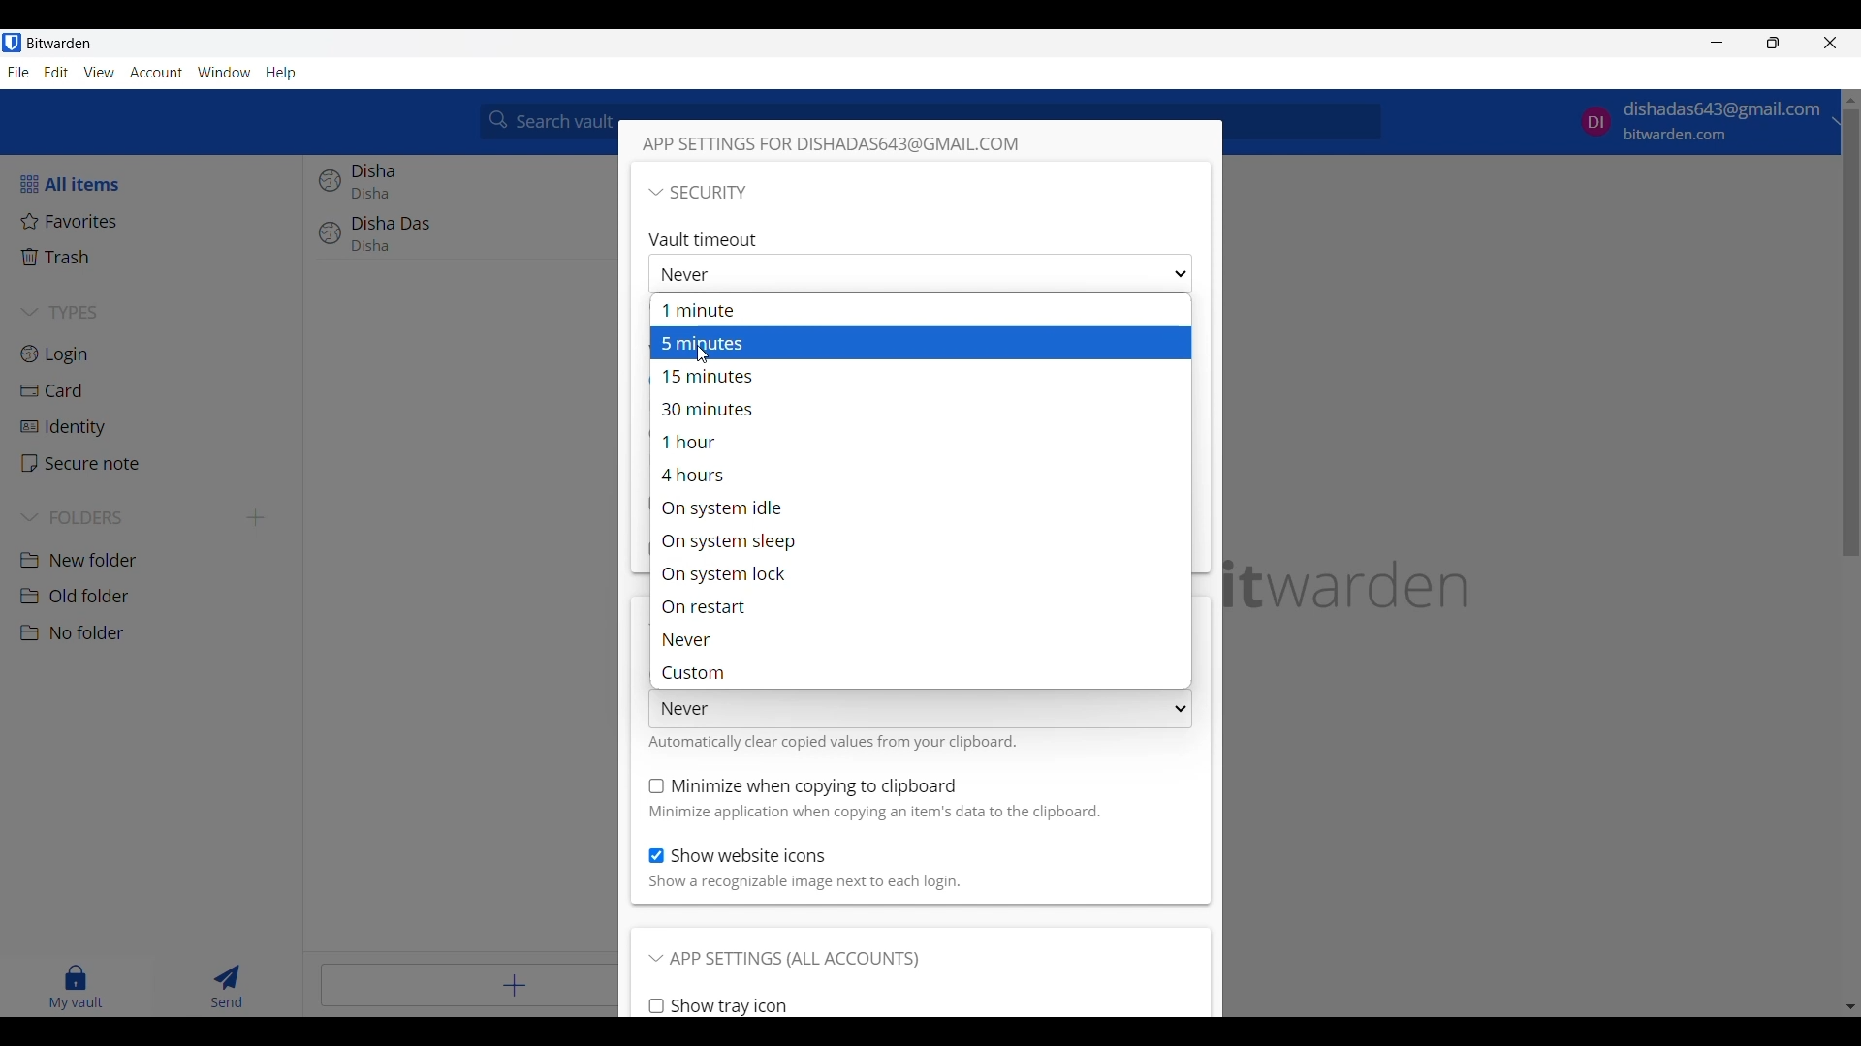 This screenshot has width=1861, height=1046. I want to click on Vault timeout, so click(708, 238).